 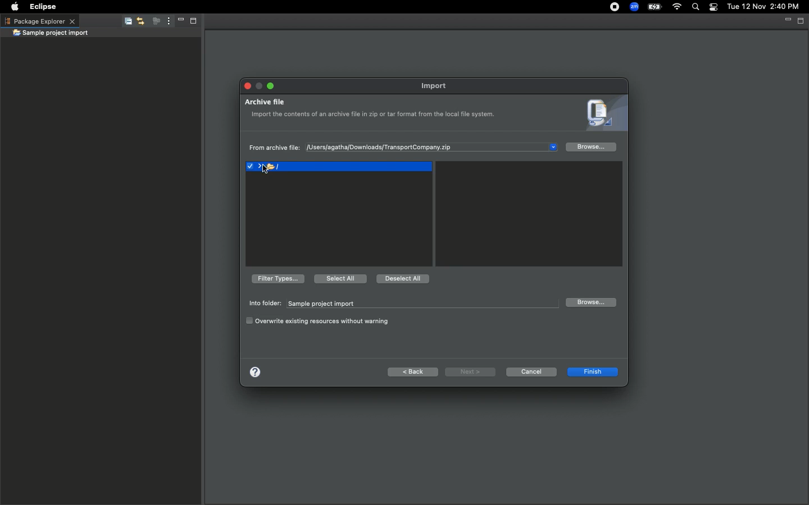 What do you see at coordinates (610, 8) in the screenshot?
I see `Recording` at bounding box center [610, 8].